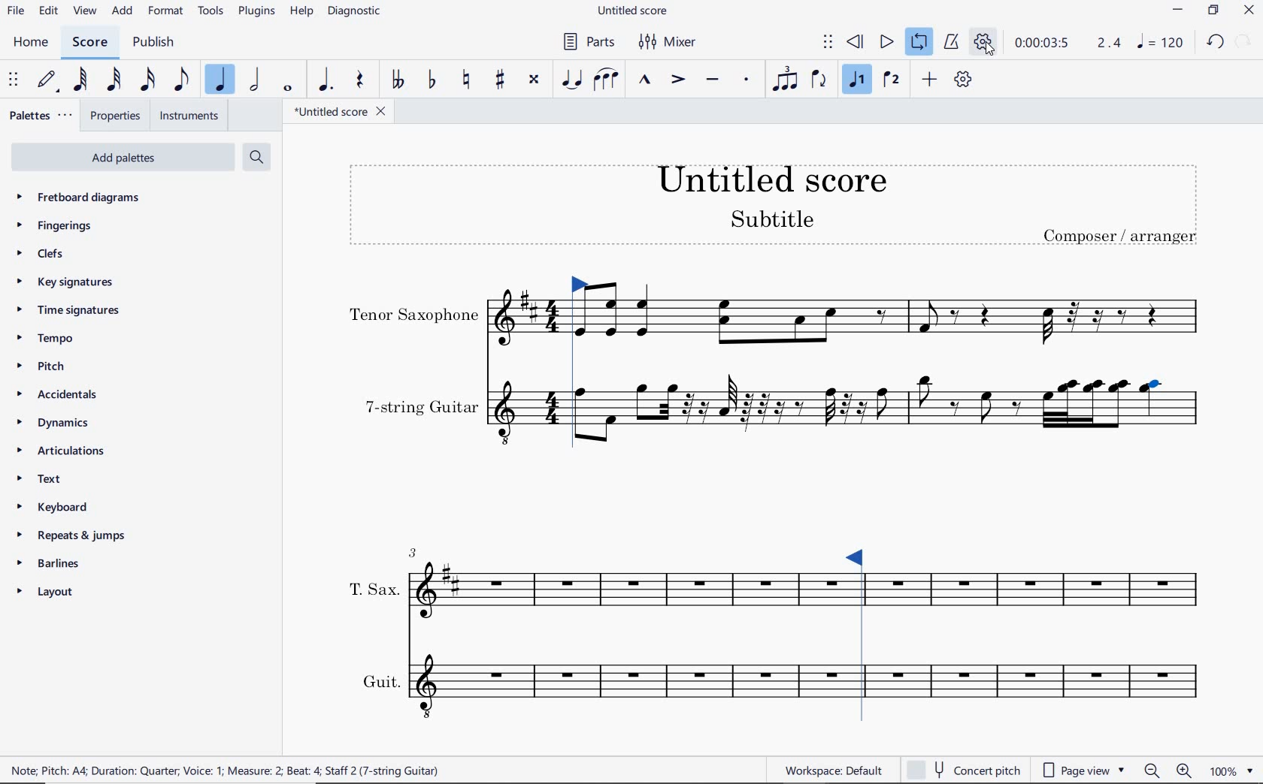 This screenshot has width=1263, height=784. What do you see at coordinates (80, 79) in the screenshot?
I see `64TH NOTE` at bounding box center [80, 79].